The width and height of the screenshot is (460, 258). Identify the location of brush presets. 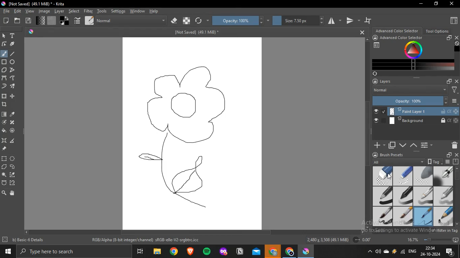
(392, 155).